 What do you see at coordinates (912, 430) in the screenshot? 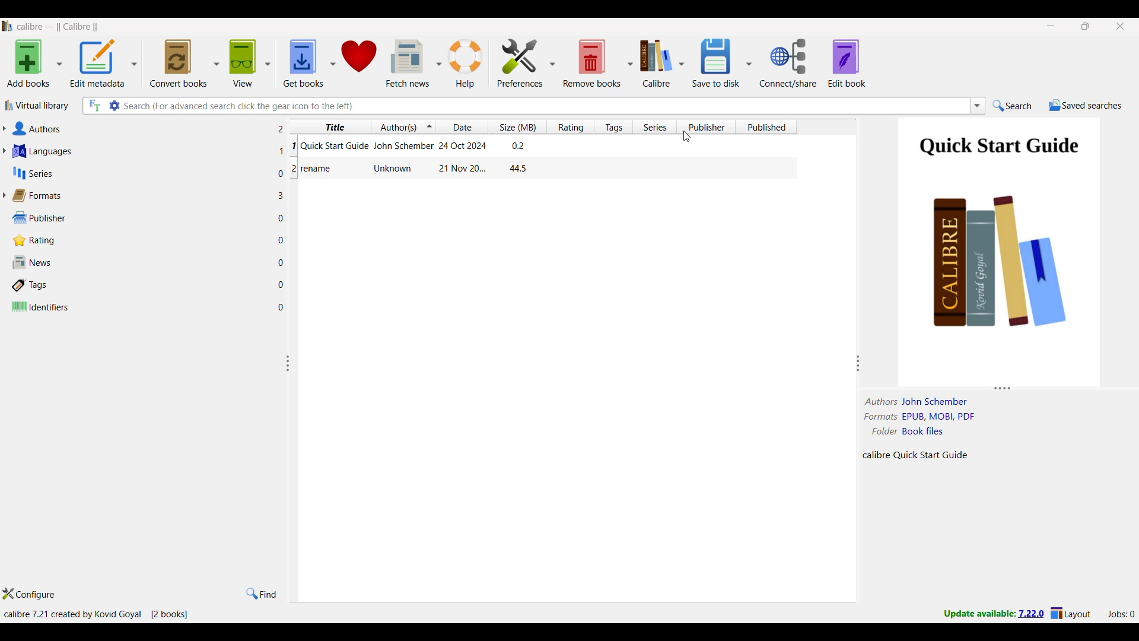
I see `Folder` at bounding box center [912, 430].